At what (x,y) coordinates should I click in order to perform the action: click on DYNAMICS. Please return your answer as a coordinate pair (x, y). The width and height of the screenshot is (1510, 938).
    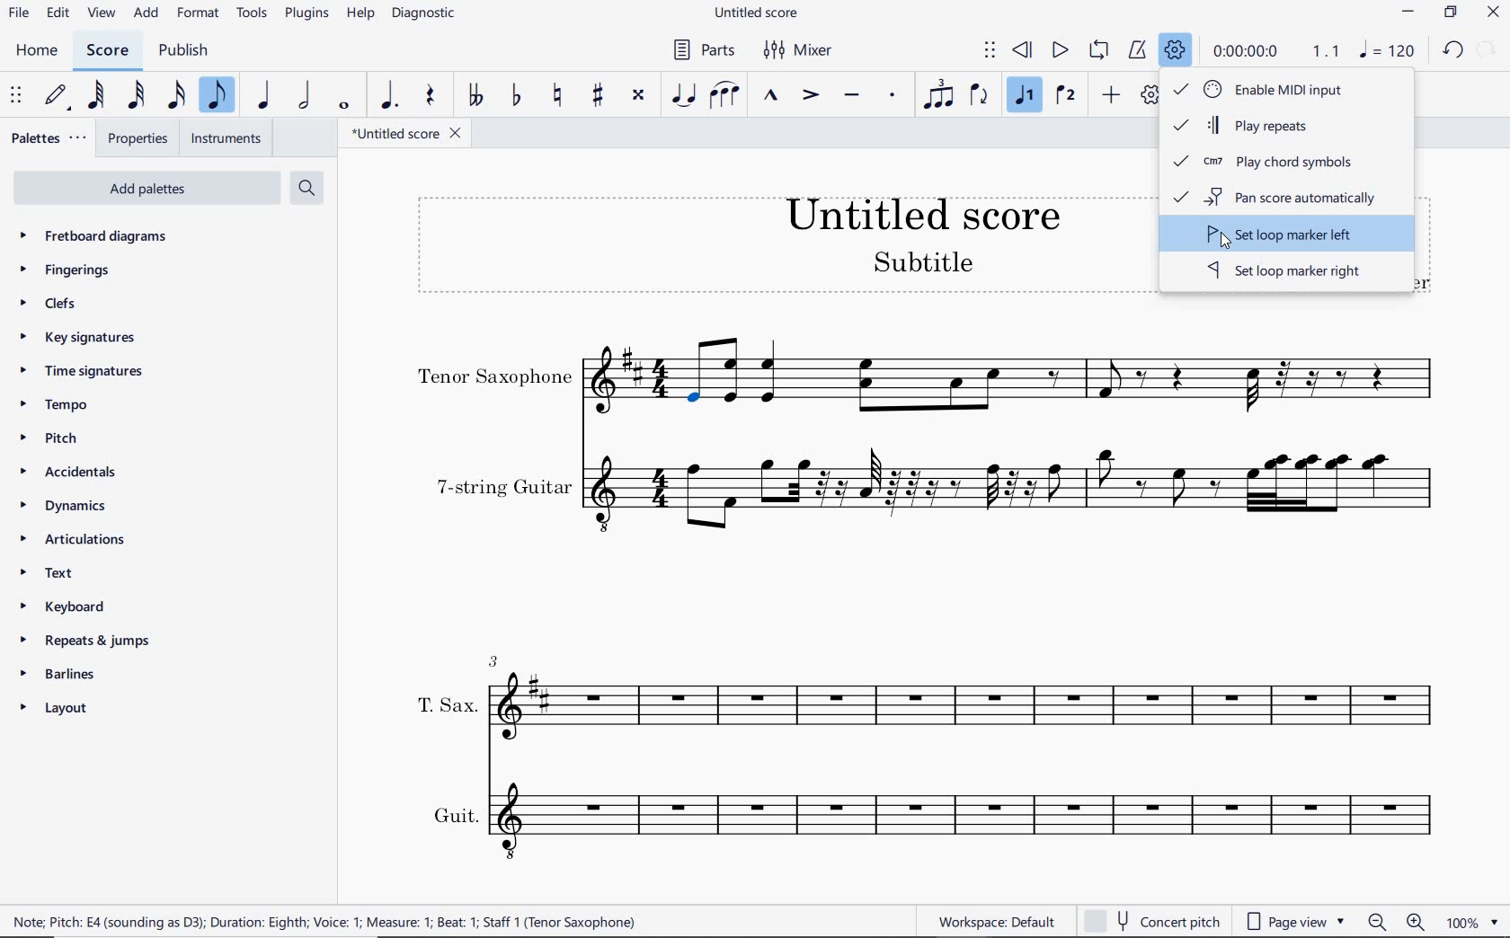
    Looking at the image, I should click on (59, 506).